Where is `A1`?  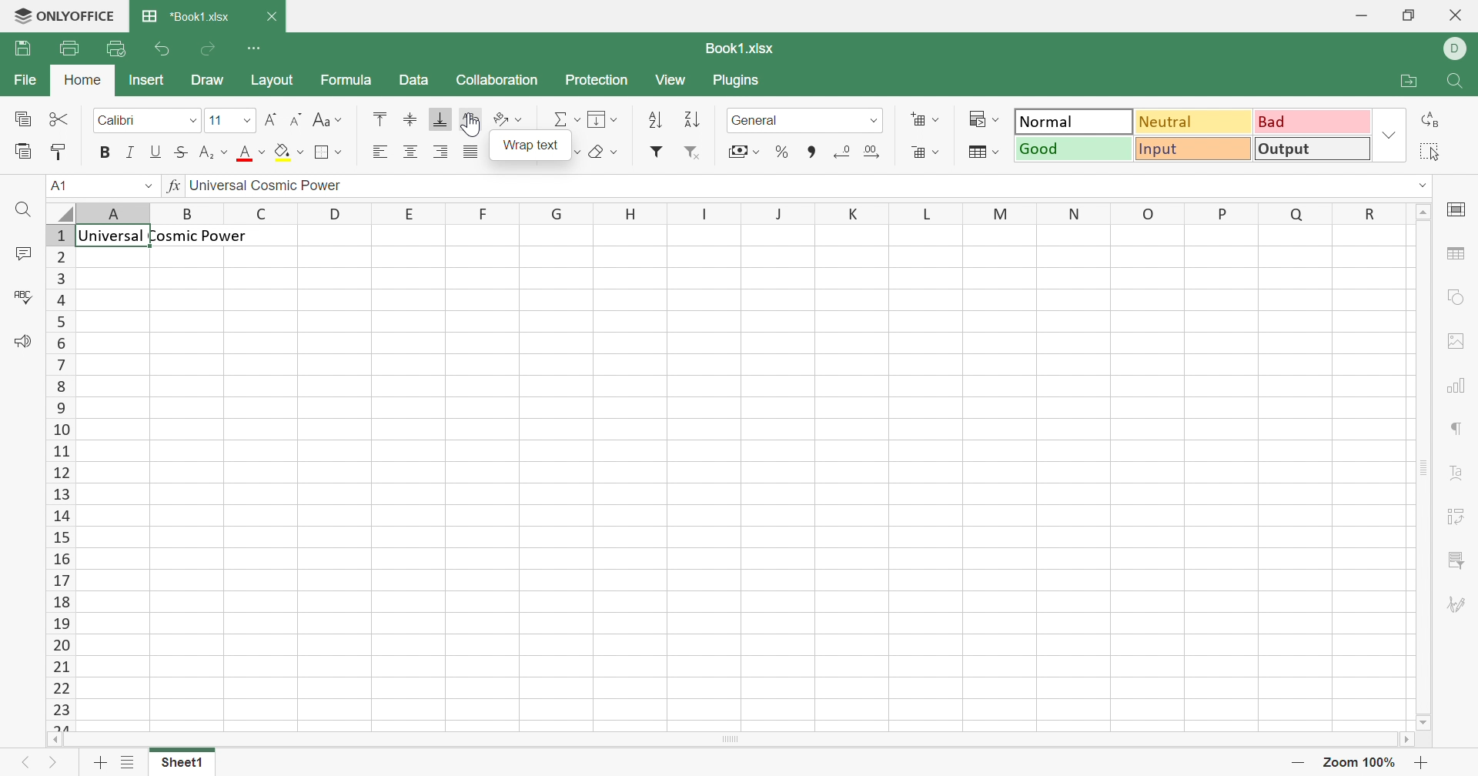
A1 is located at coordinates (61, 187).